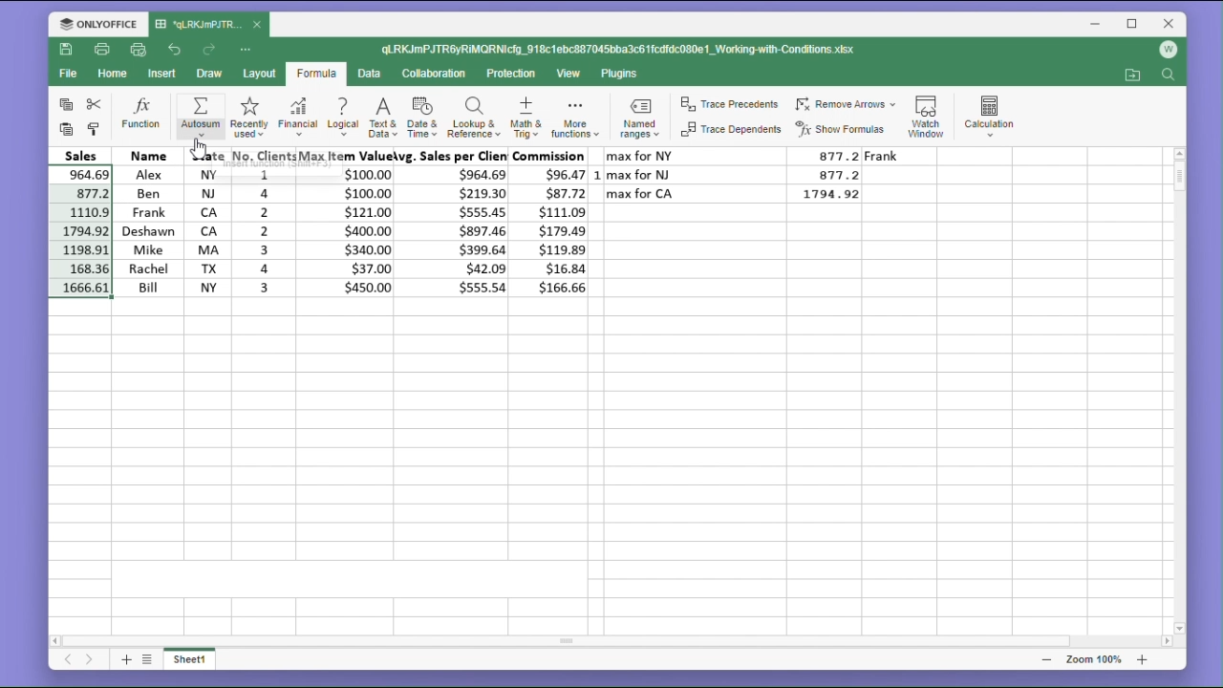 This screenshot has width=1223, height=688. What do you see at coordinates (199, 148) in the screenshot?
I see `cursor` at bounding box center [199, 148].